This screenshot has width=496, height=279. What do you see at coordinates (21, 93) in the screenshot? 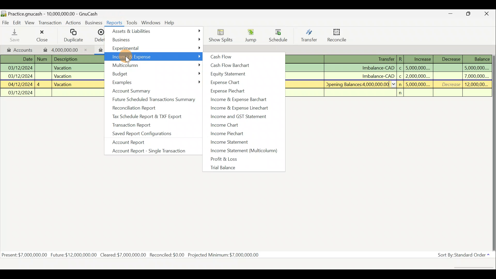
I see `03/12/2024` at bounding box center [21, 93].